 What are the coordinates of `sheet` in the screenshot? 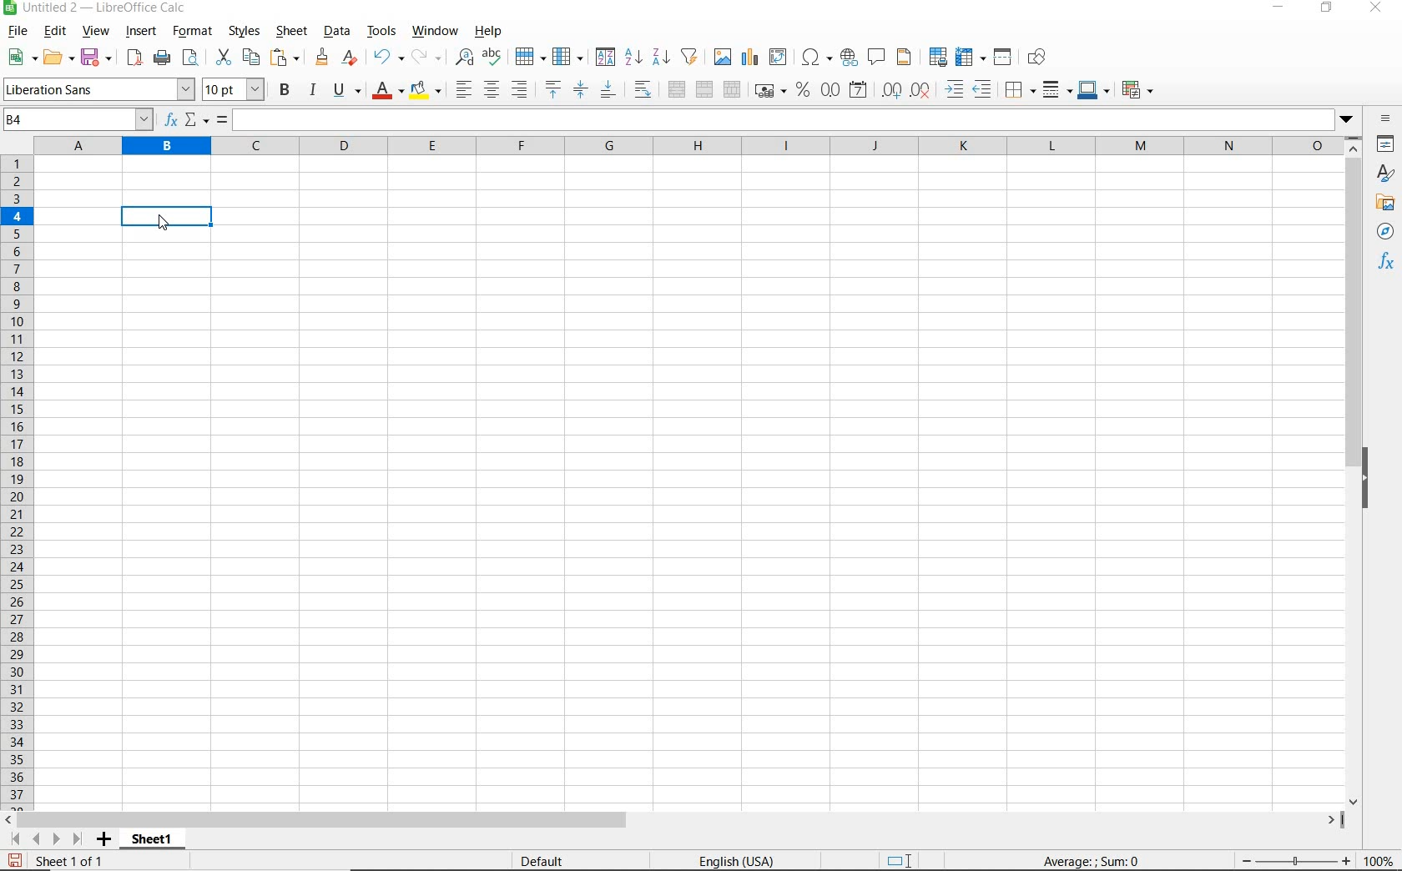 It's located at (294, 32).